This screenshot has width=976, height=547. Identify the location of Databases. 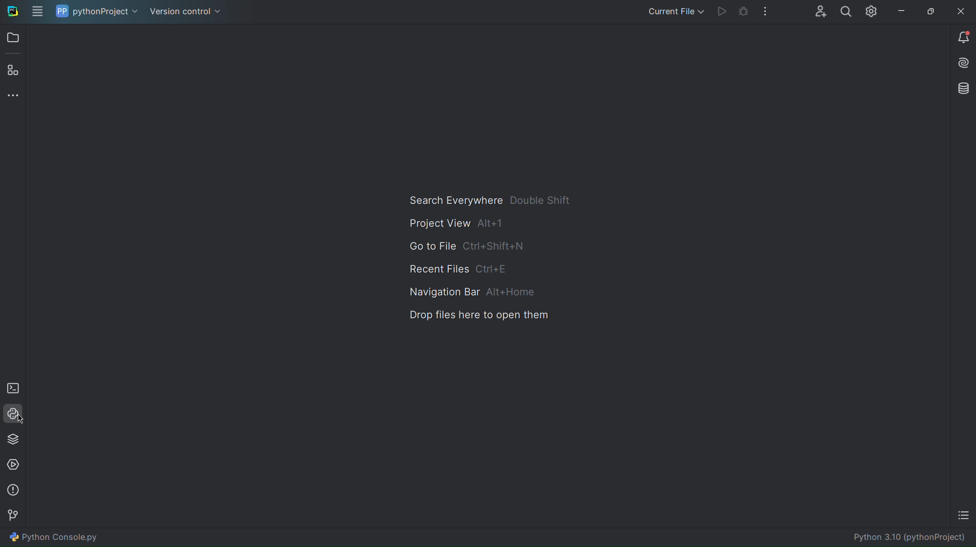
(961, 88).